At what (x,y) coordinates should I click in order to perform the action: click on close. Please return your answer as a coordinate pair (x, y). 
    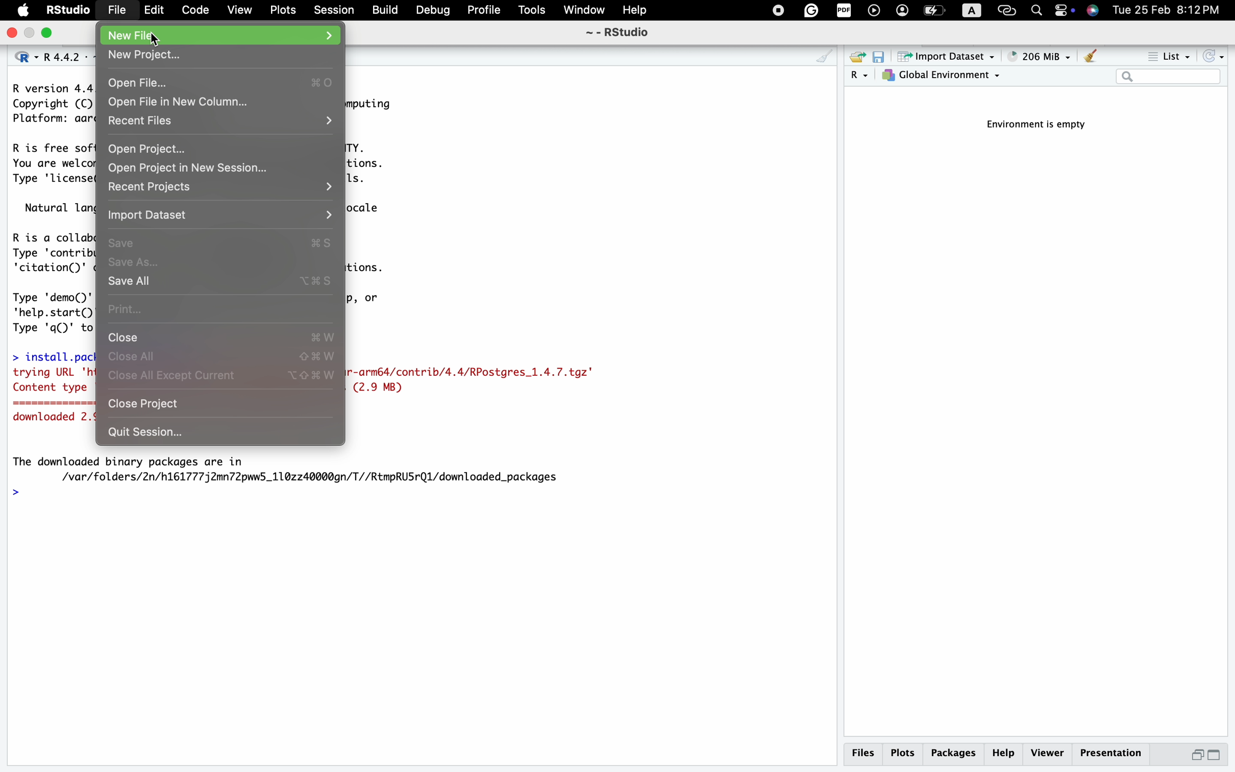
    Looking at the image, I should click on (13, 33).